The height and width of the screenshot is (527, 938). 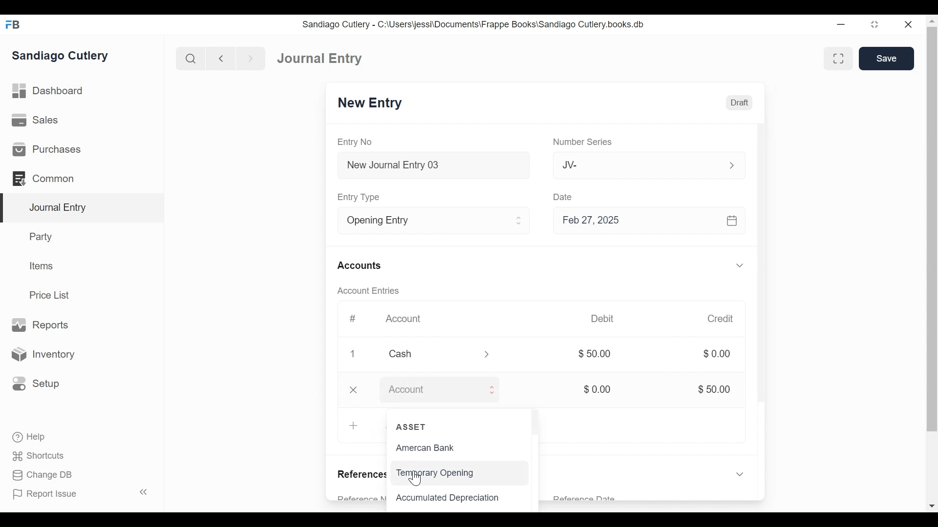 What do you see at coordinates (562, 197) in the screenshot?
I see `Date` at bounding box center [562, 197].